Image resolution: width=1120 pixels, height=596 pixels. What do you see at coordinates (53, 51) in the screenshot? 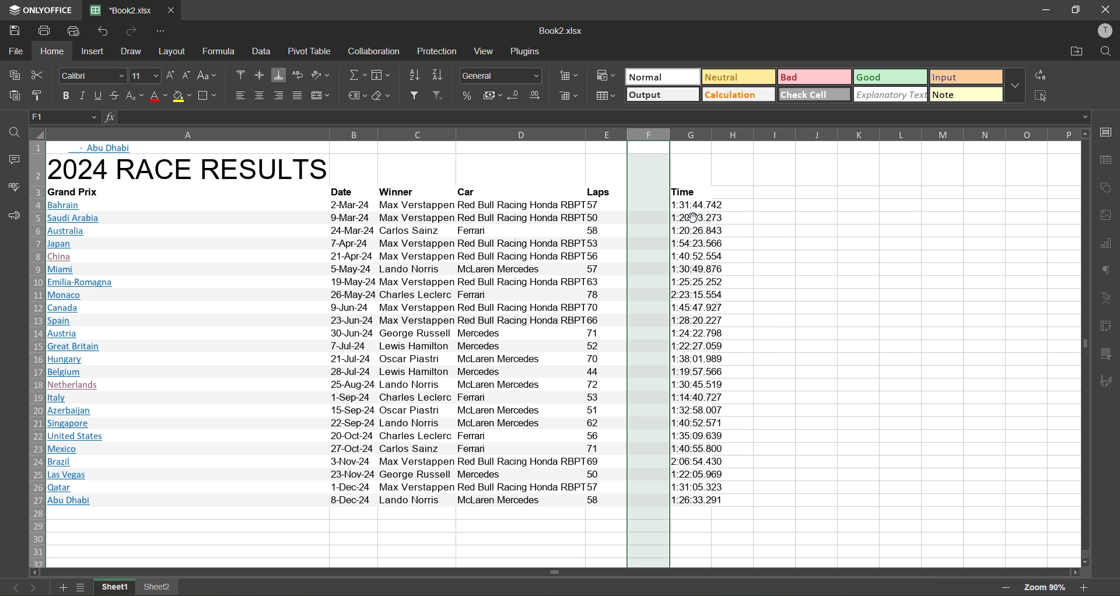
I see `home` at bounding box center [53, 51].